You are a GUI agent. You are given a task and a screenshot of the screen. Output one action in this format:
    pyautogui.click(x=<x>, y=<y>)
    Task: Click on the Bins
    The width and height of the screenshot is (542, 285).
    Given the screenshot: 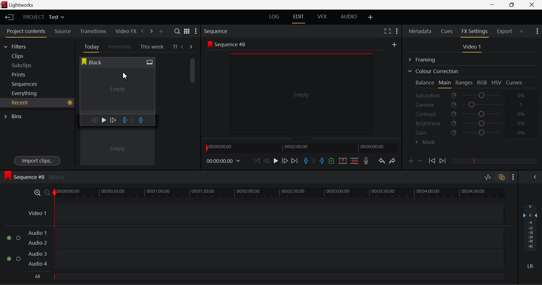 What is the action you would take?
    pyautogui.click(x=15, y=116)
    